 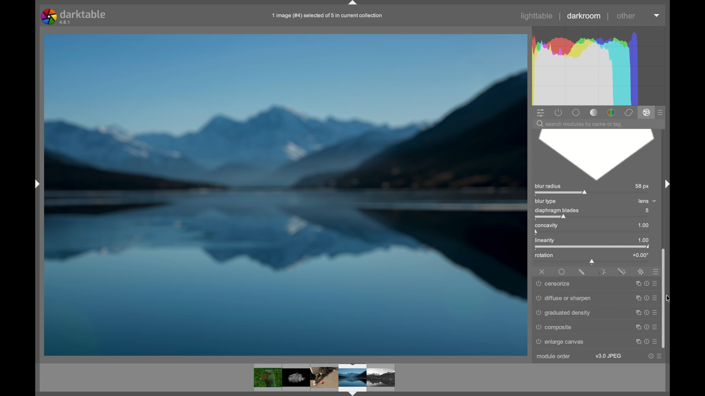 What do you see at coordinates (666, 298) in the screenshot?
I see `scroll box` at bounding box center [666, 298].